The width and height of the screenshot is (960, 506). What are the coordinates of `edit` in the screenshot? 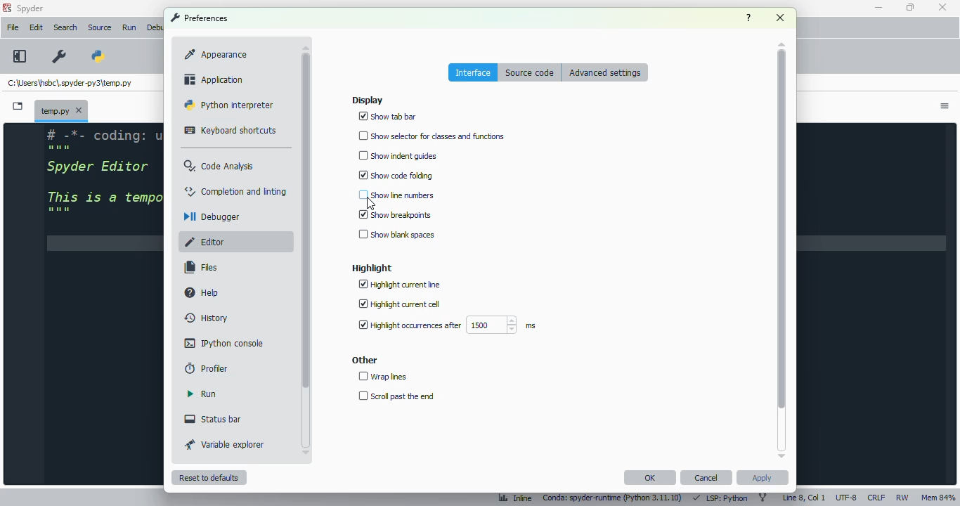 It's located at (36, 27).